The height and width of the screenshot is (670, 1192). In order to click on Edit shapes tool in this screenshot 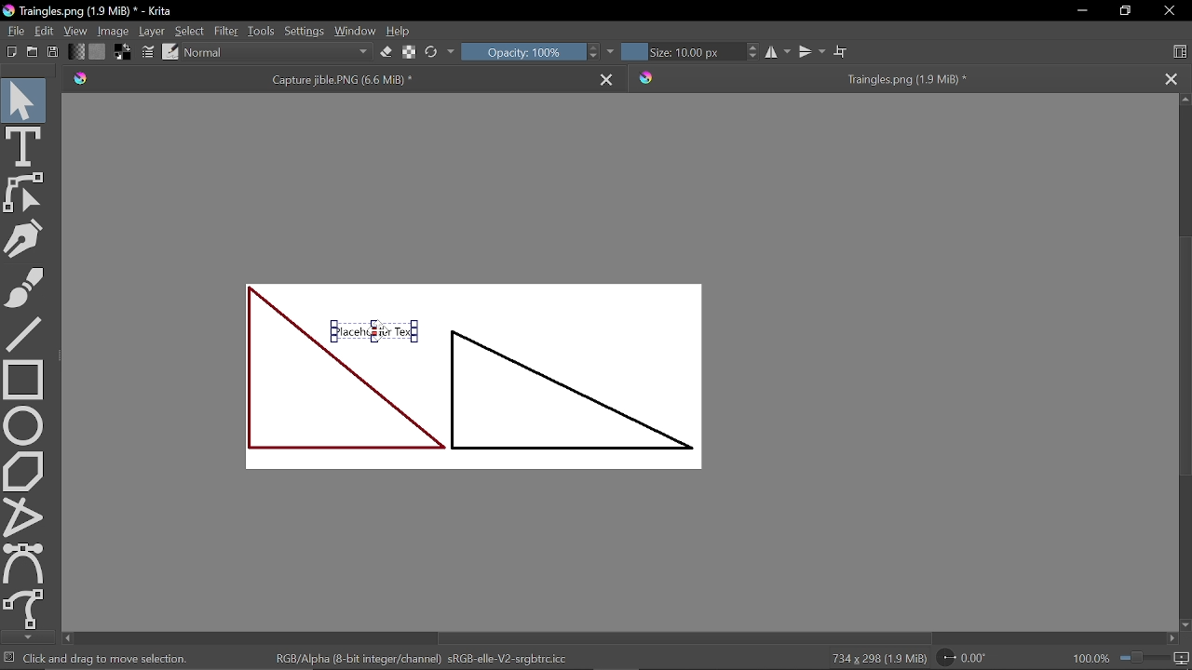, I will do `click(26, 194)`.